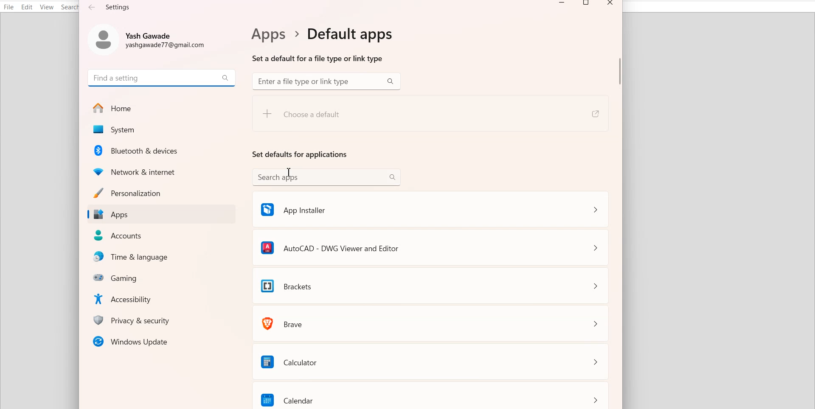 The width and height of the screenshot is (815, 409). What do you see at coordinates (110, 7) in the screenshot?
I see `Text` at bounding box center [110, 7].